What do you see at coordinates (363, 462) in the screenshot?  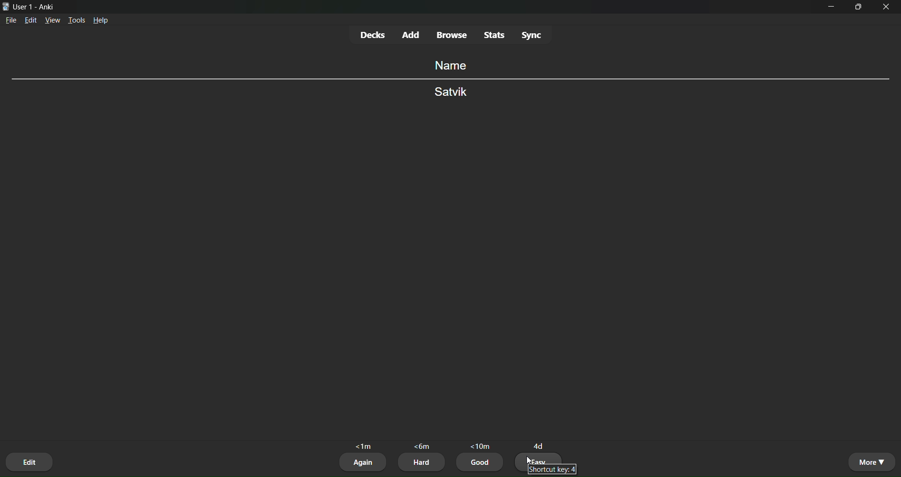 I see `again` at bounding box center [363, 462].